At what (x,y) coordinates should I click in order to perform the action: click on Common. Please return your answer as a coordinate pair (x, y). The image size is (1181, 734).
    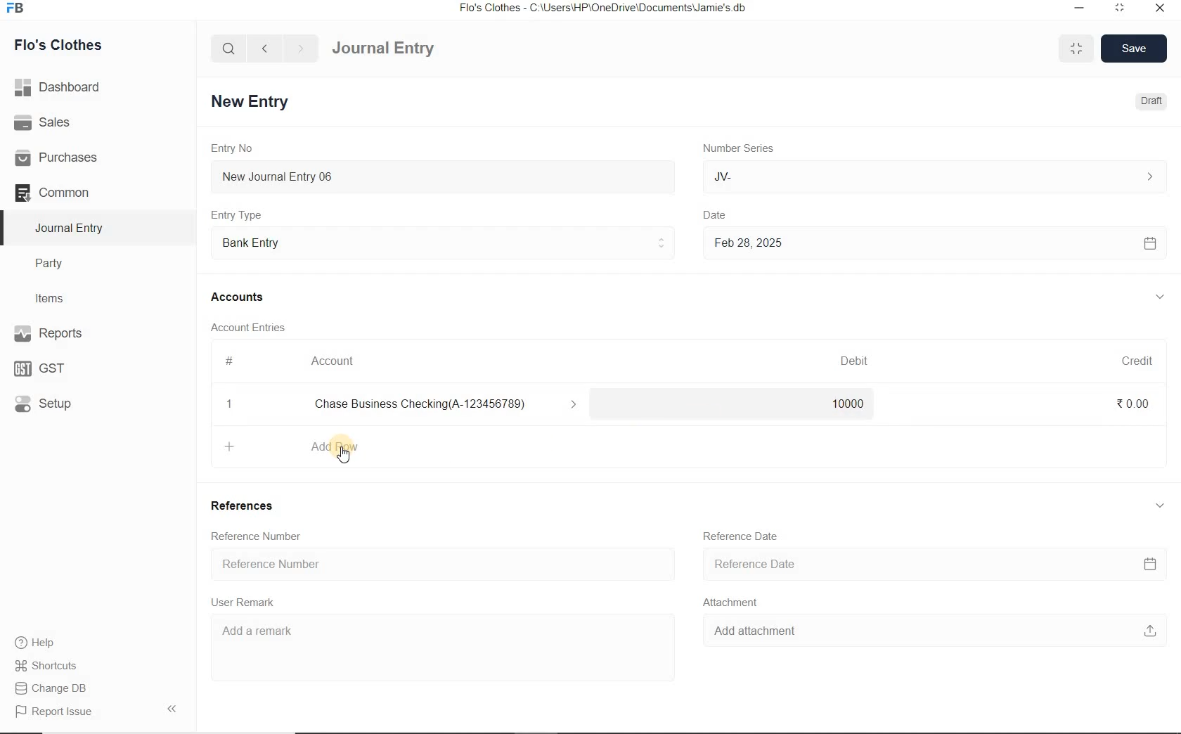
    Looking at the image, I should click on (69, 192).